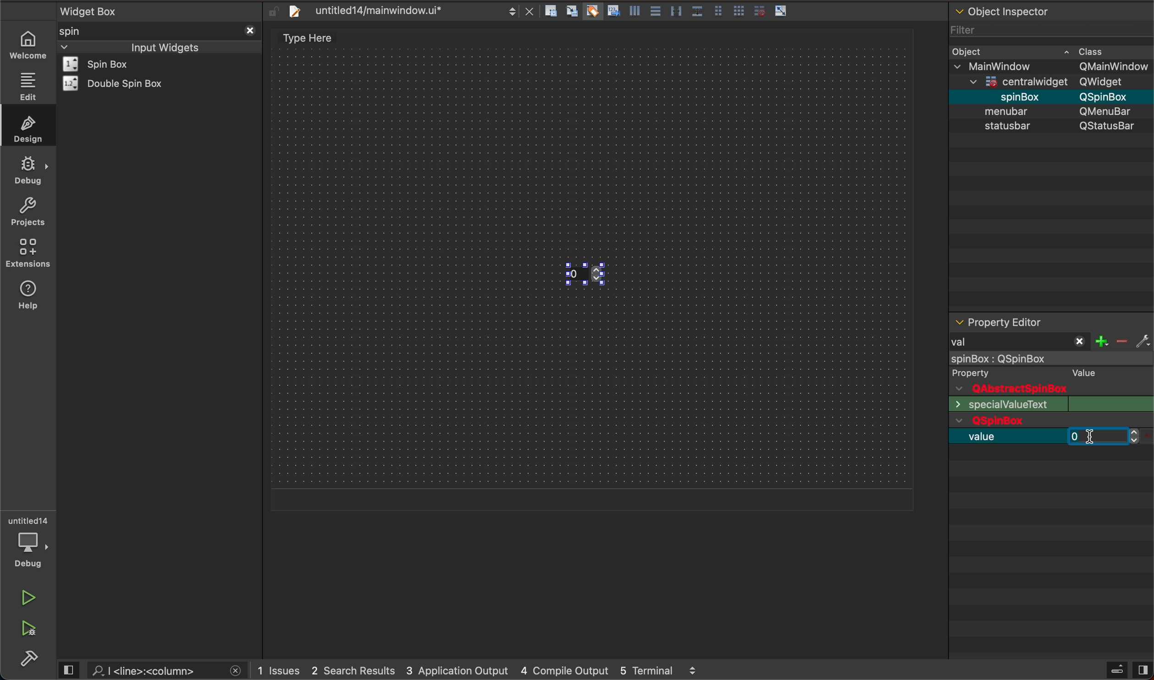 Image resolution: width=1154 pixels, height=680 pixels. Describe the element at coordinates (28, 171) in the screenshot. I see `debug` at that location.